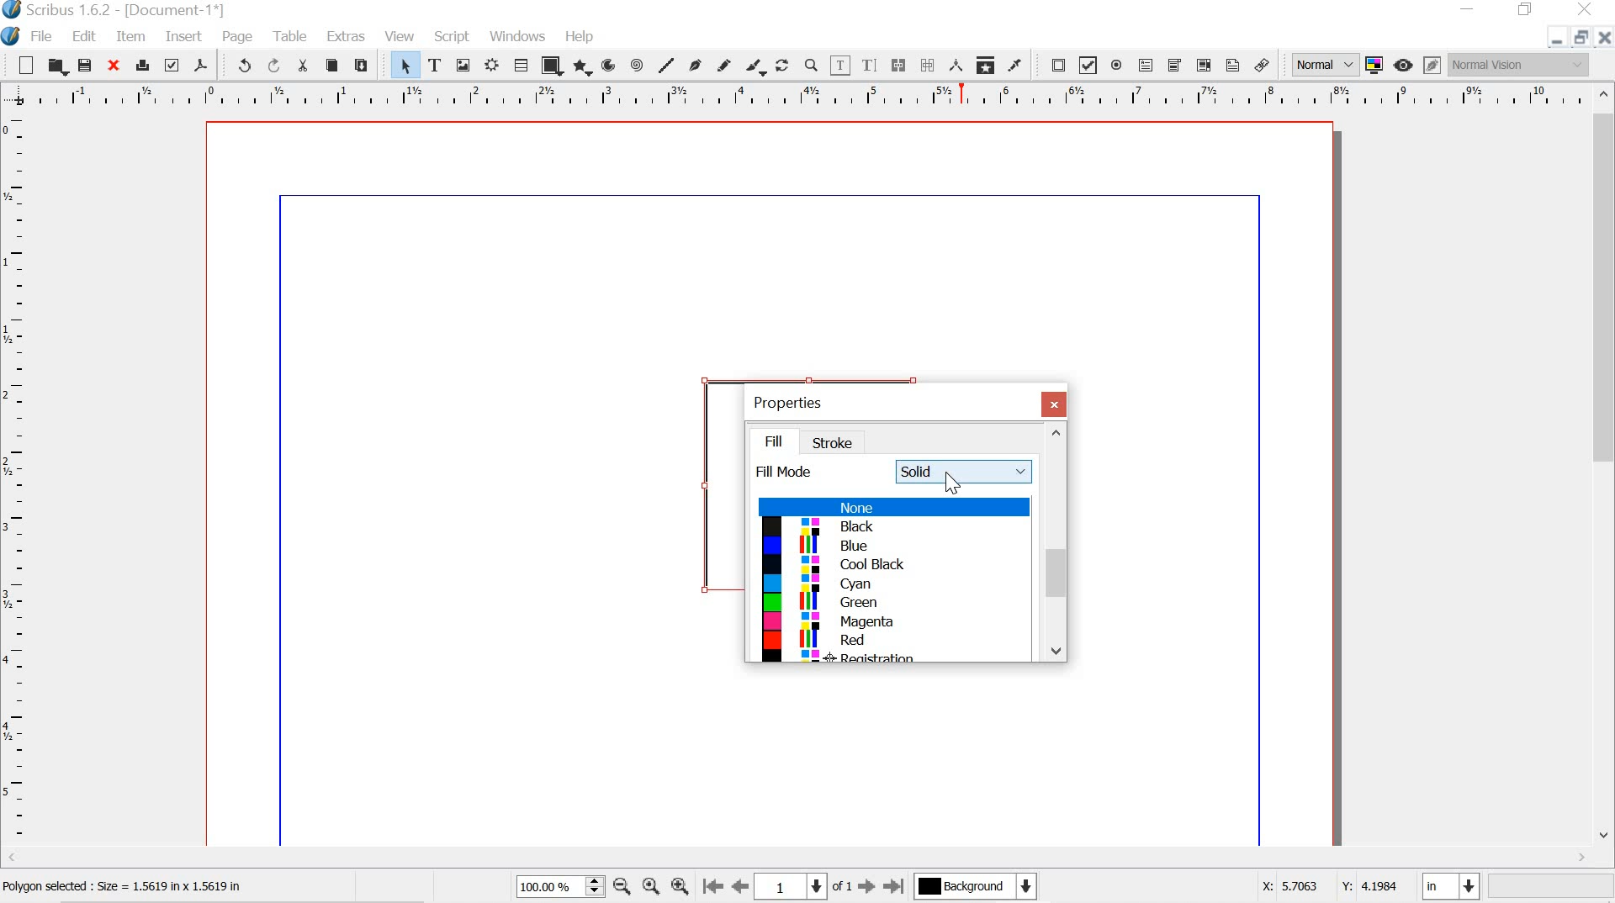  I want to click on 1, so click(796, 885).